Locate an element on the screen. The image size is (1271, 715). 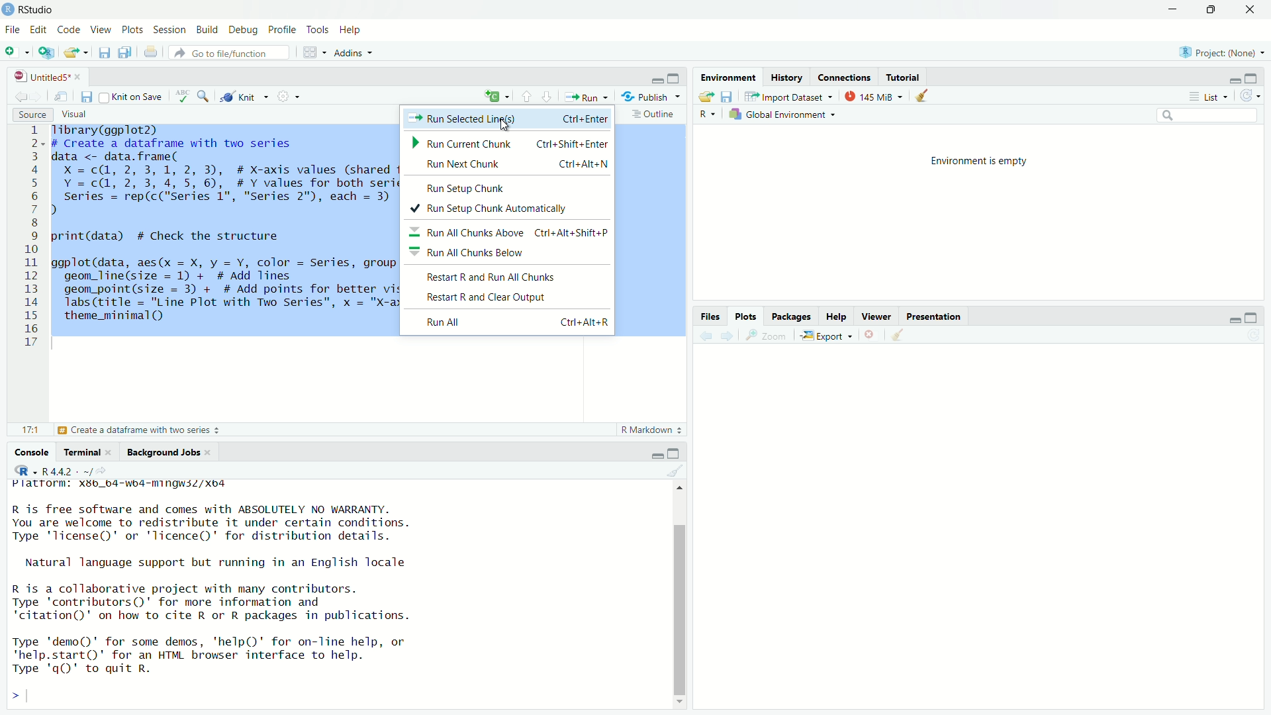
Maximize is located at coordinates (674, 453).